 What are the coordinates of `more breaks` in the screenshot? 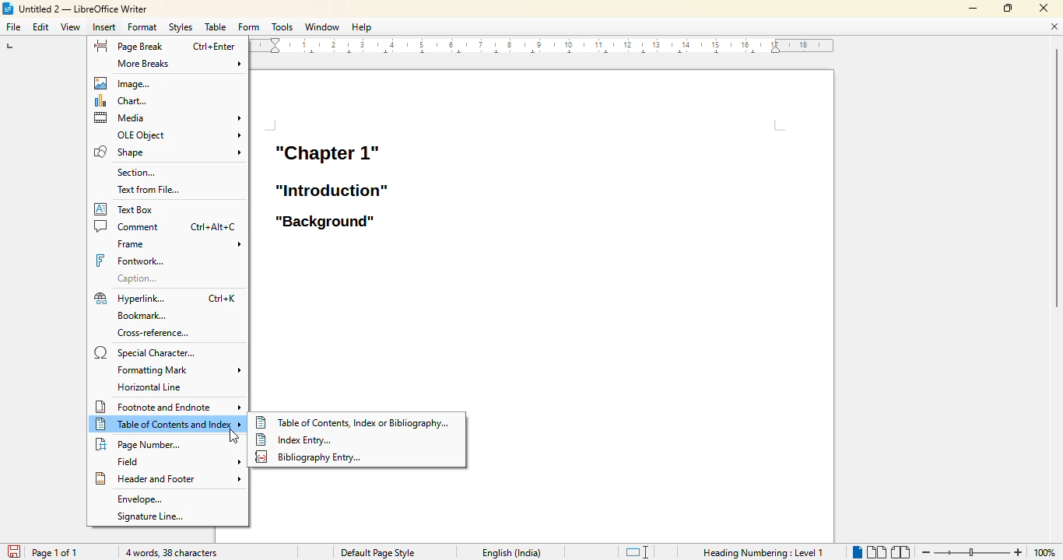 It's located at (180, 64).